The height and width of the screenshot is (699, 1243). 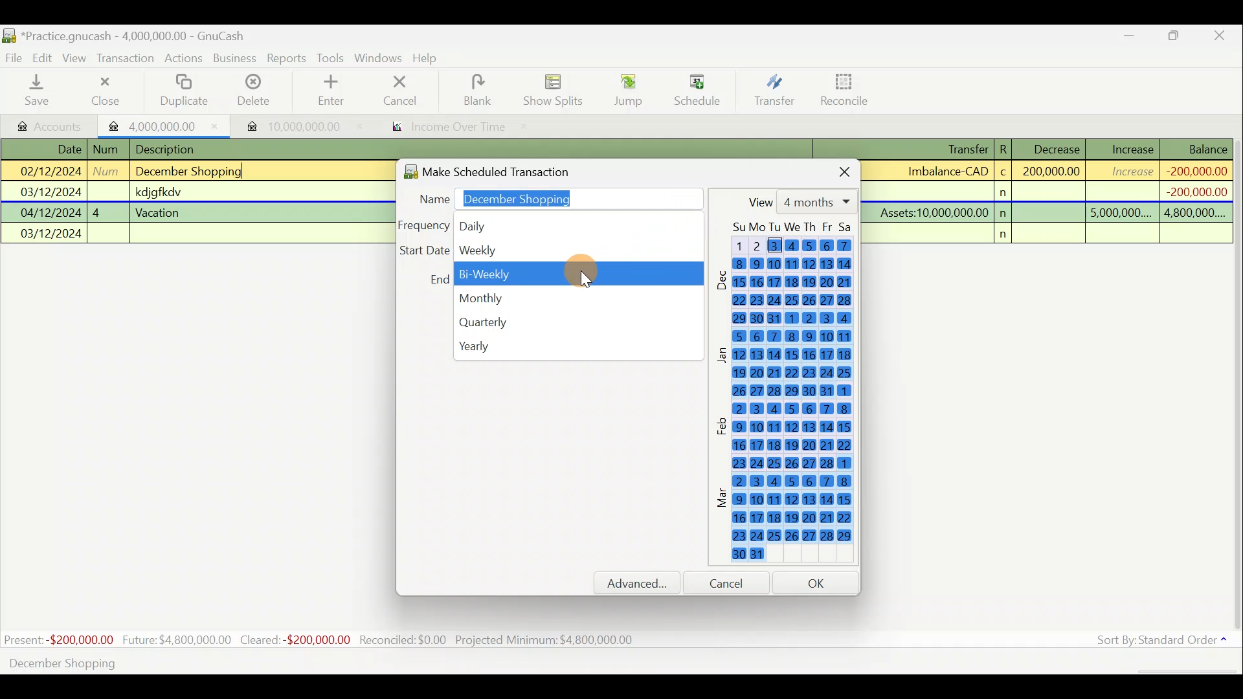 I want to click on Transaction, so click(x=126, y=58).